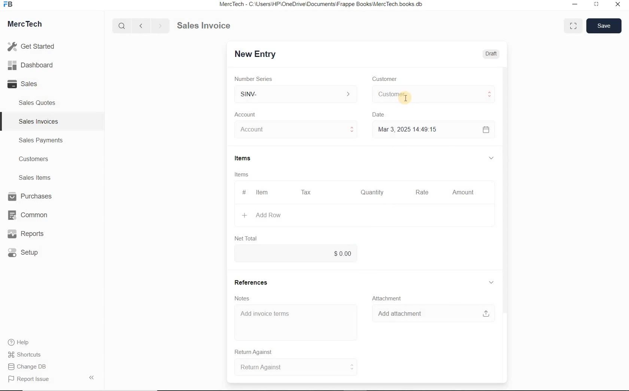 This screenshot has height=391, width=629. Describe the element at coordinates (40, 159) in the screenshot. I see `Customers` at that location.